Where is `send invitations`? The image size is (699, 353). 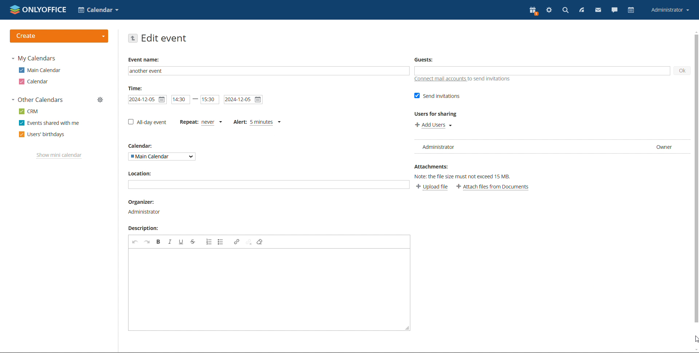 send invitations is located at coordinates (438, 96).